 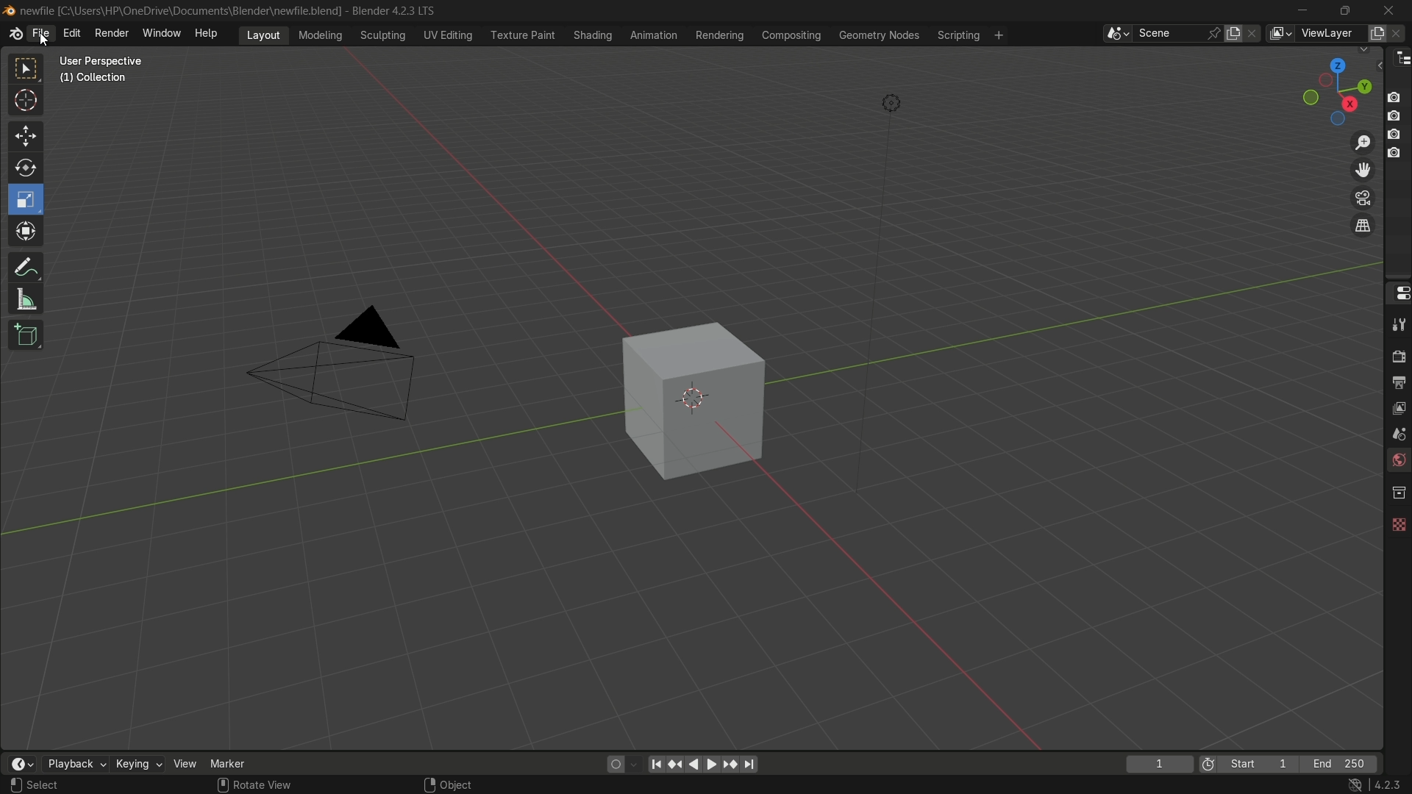 What do you see at coordinates (1344, 10) in the screenshot?
I see `maximize or restore` at bounding box center [1344, 10].